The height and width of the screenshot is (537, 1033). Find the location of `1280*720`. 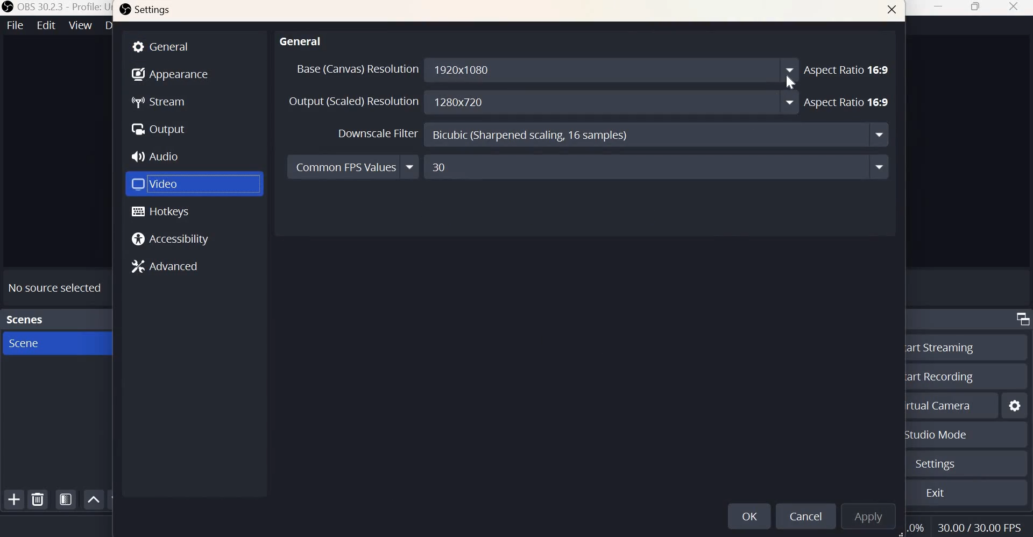

1280*720 is located at coordinates (611, 103).